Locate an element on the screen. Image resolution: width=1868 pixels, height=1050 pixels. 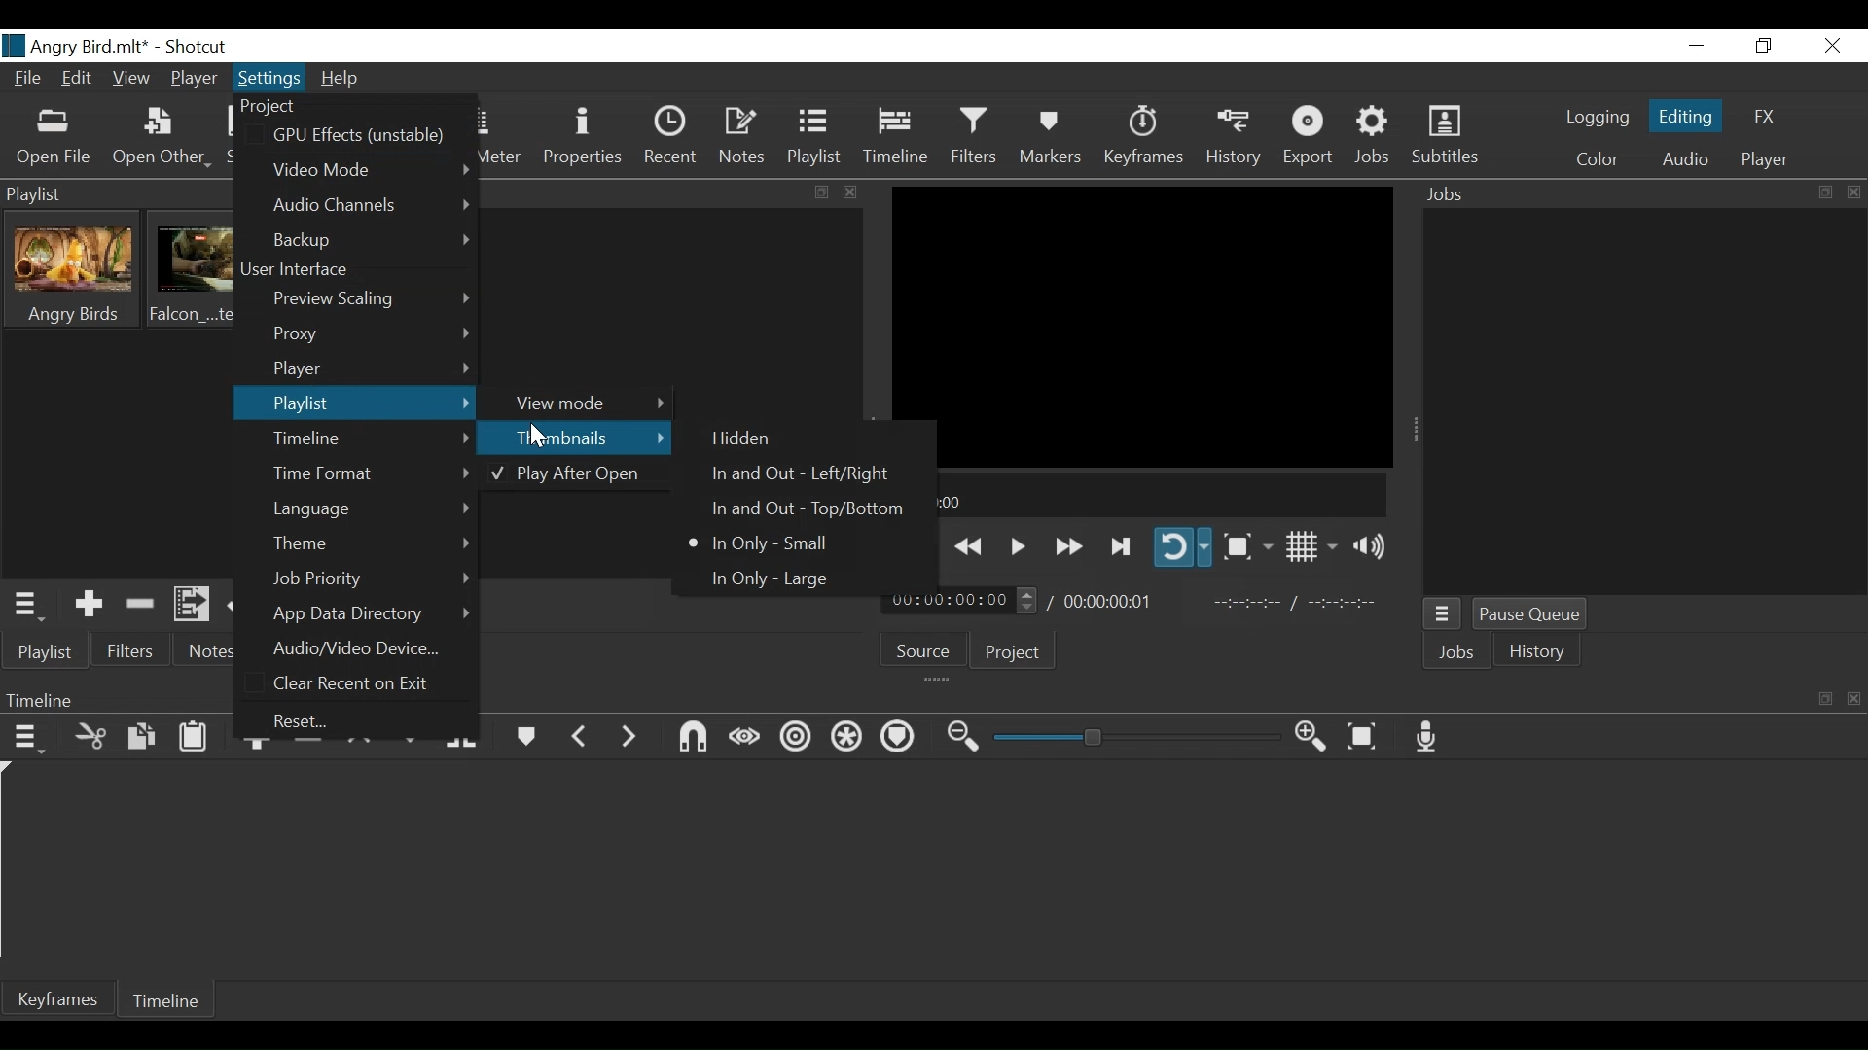
Keyframes is located at coordinates (58, 997).